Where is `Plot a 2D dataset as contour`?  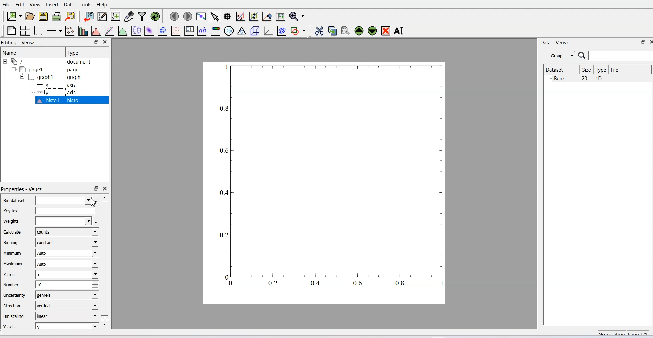 Plot a 2D dataset as contour is located at coordinates (162, 31).